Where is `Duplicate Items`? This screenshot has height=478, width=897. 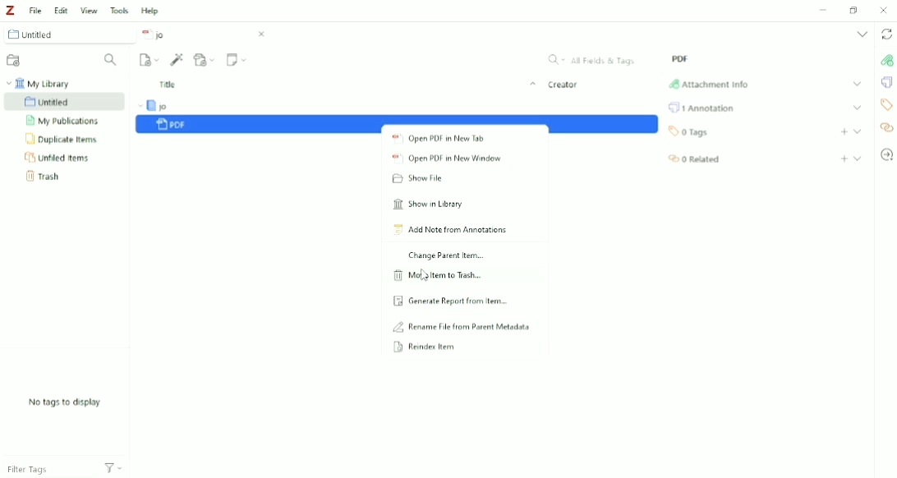 Duplicate Items is located at coordinates (62, 139).